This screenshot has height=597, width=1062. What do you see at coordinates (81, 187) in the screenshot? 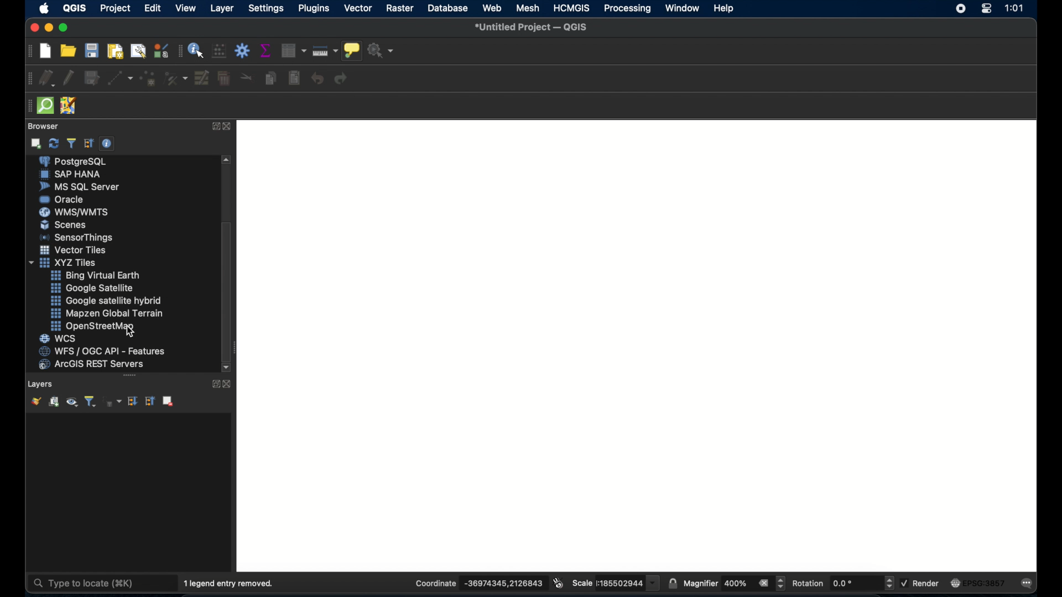
I see `ms sql server` at bounding box center [81, 187].